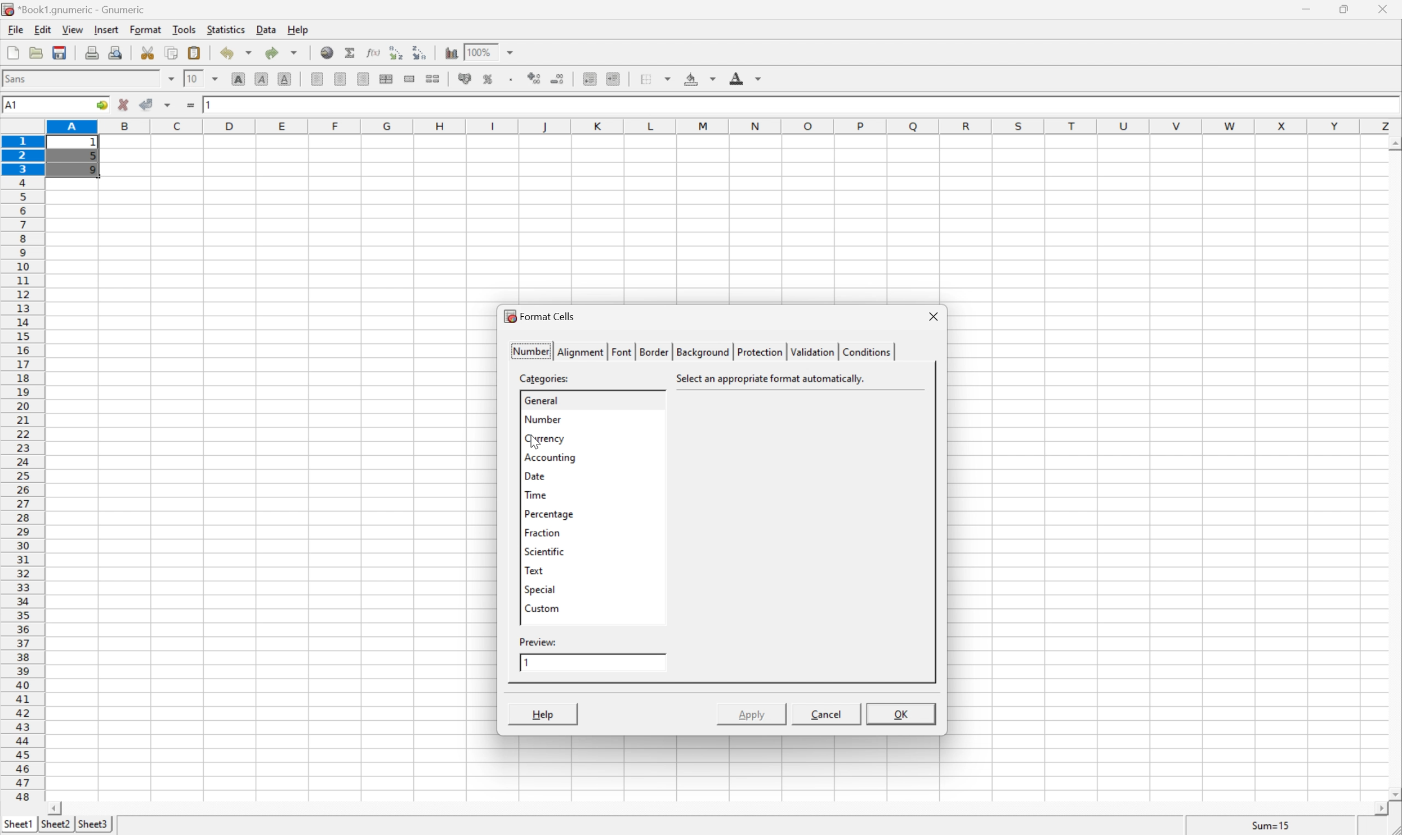  What do you see at coordinates (652, 351) in the screenshot?
I see `border` at bounding box center [652, 351].